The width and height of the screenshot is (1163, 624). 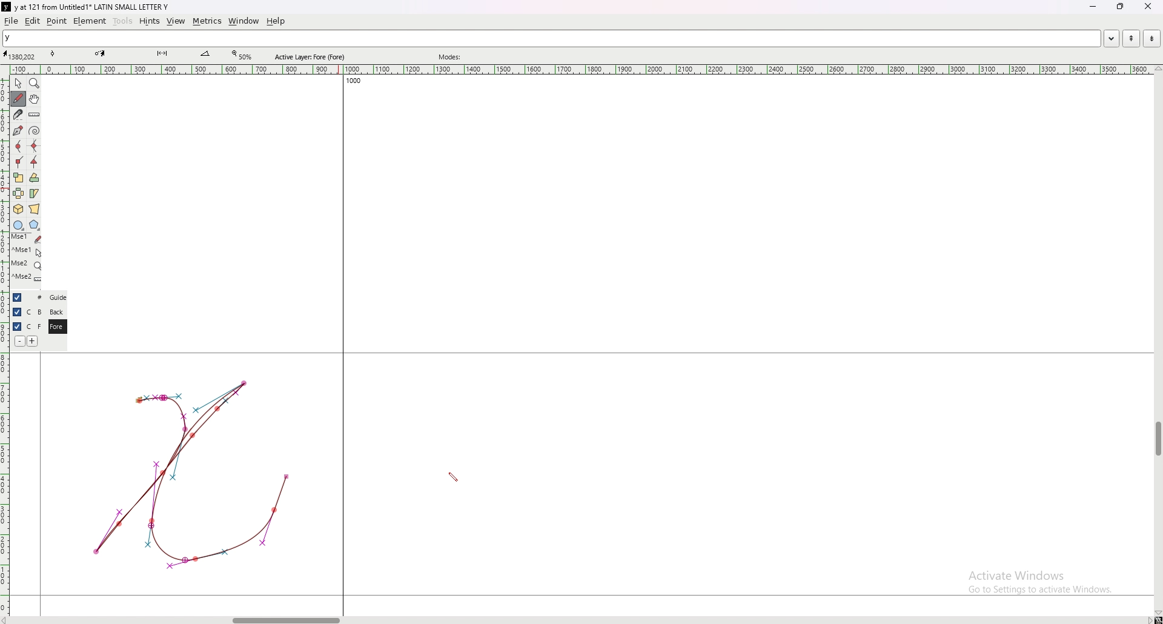 What do you see at coordinates (1156, 69) in the screenshot?
I see `scroll up` at bounding box center [1156, 69].